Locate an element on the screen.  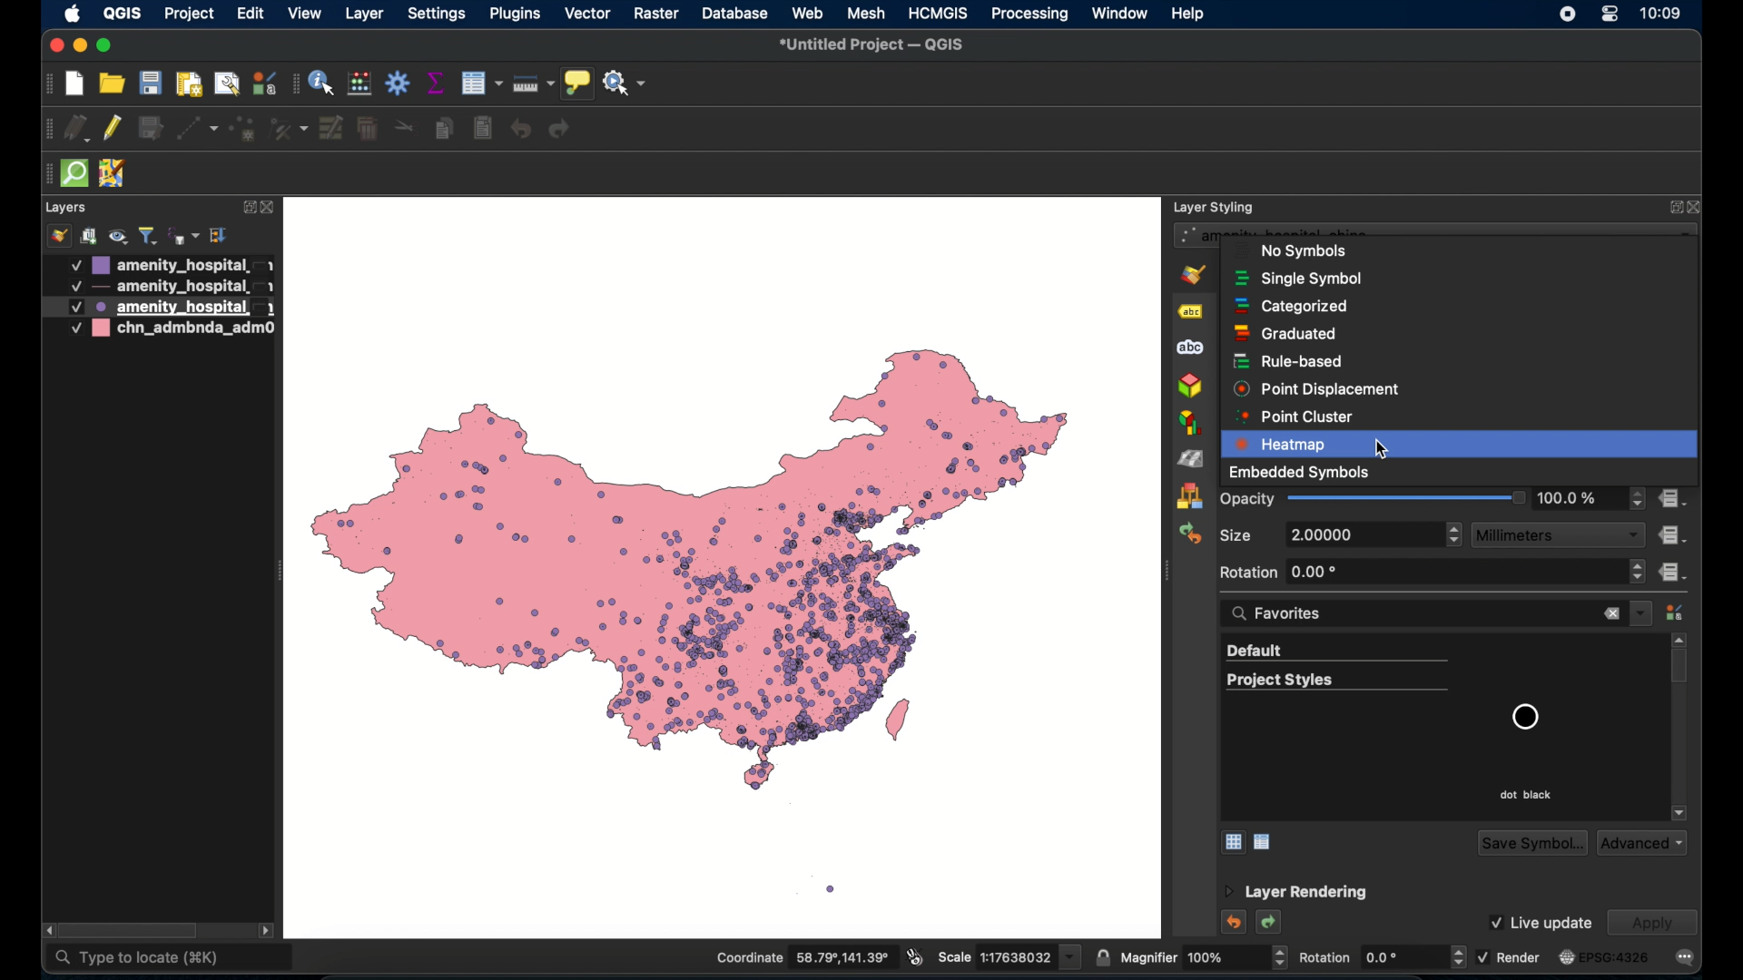
list view is located at coordinates (1265, 842).